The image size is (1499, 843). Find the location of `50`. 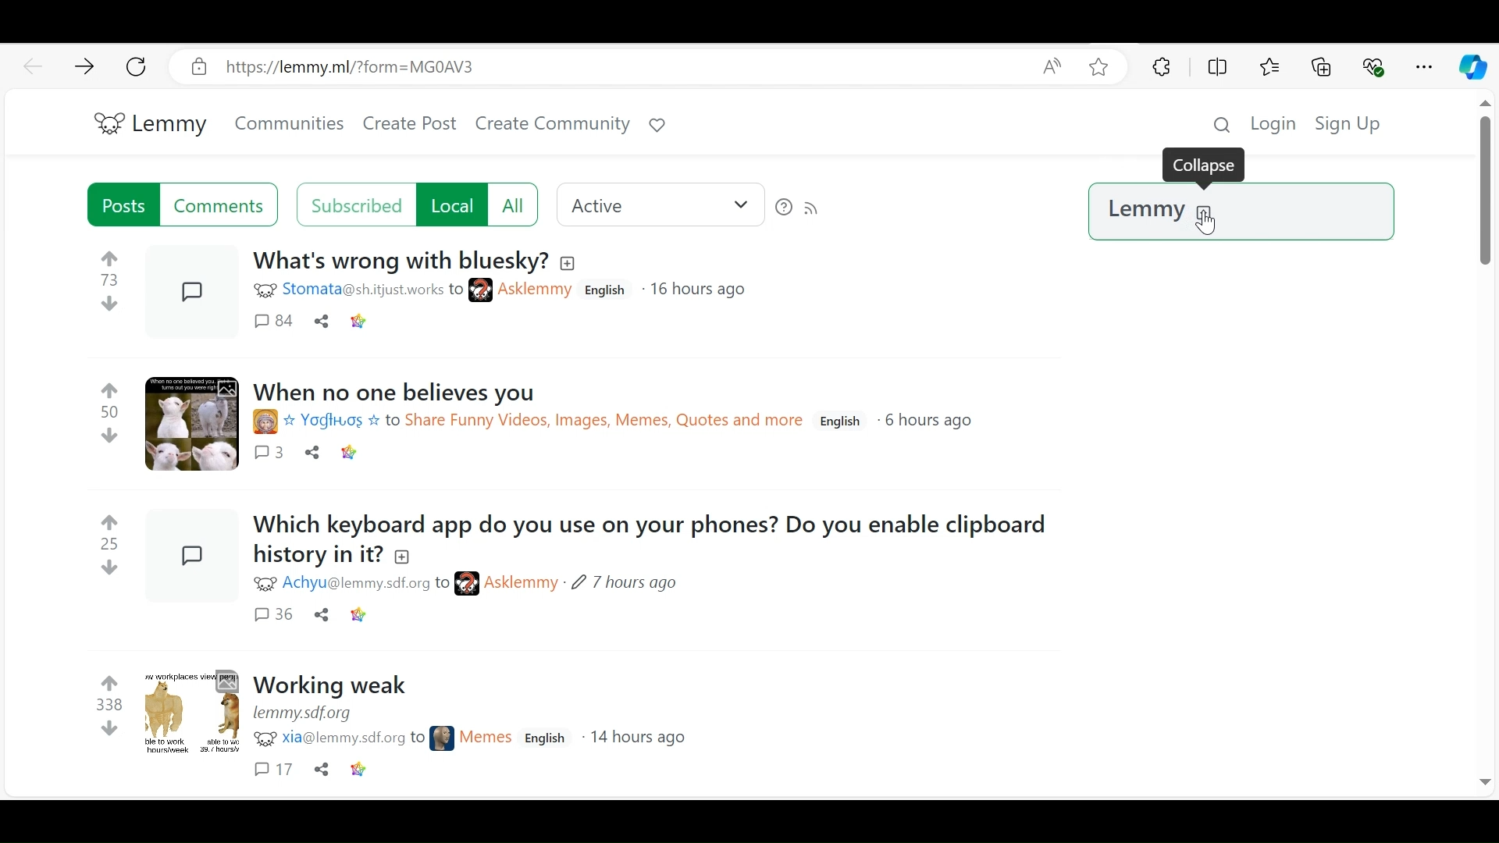

50 is located at coordinates (109, 411).